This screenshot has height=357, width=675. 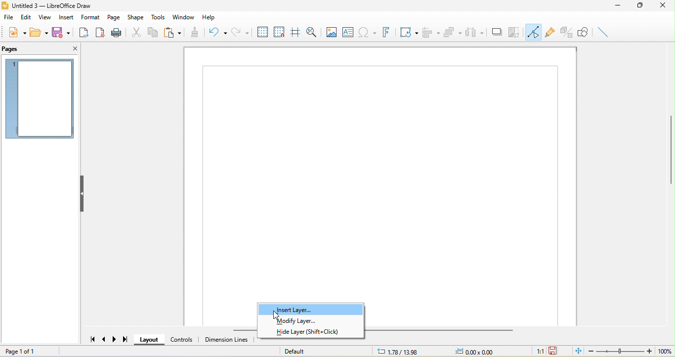 What do you see at coordinates (276, 315) in the screenshot?
I see `cursor ` at bounding box center [276, 315].